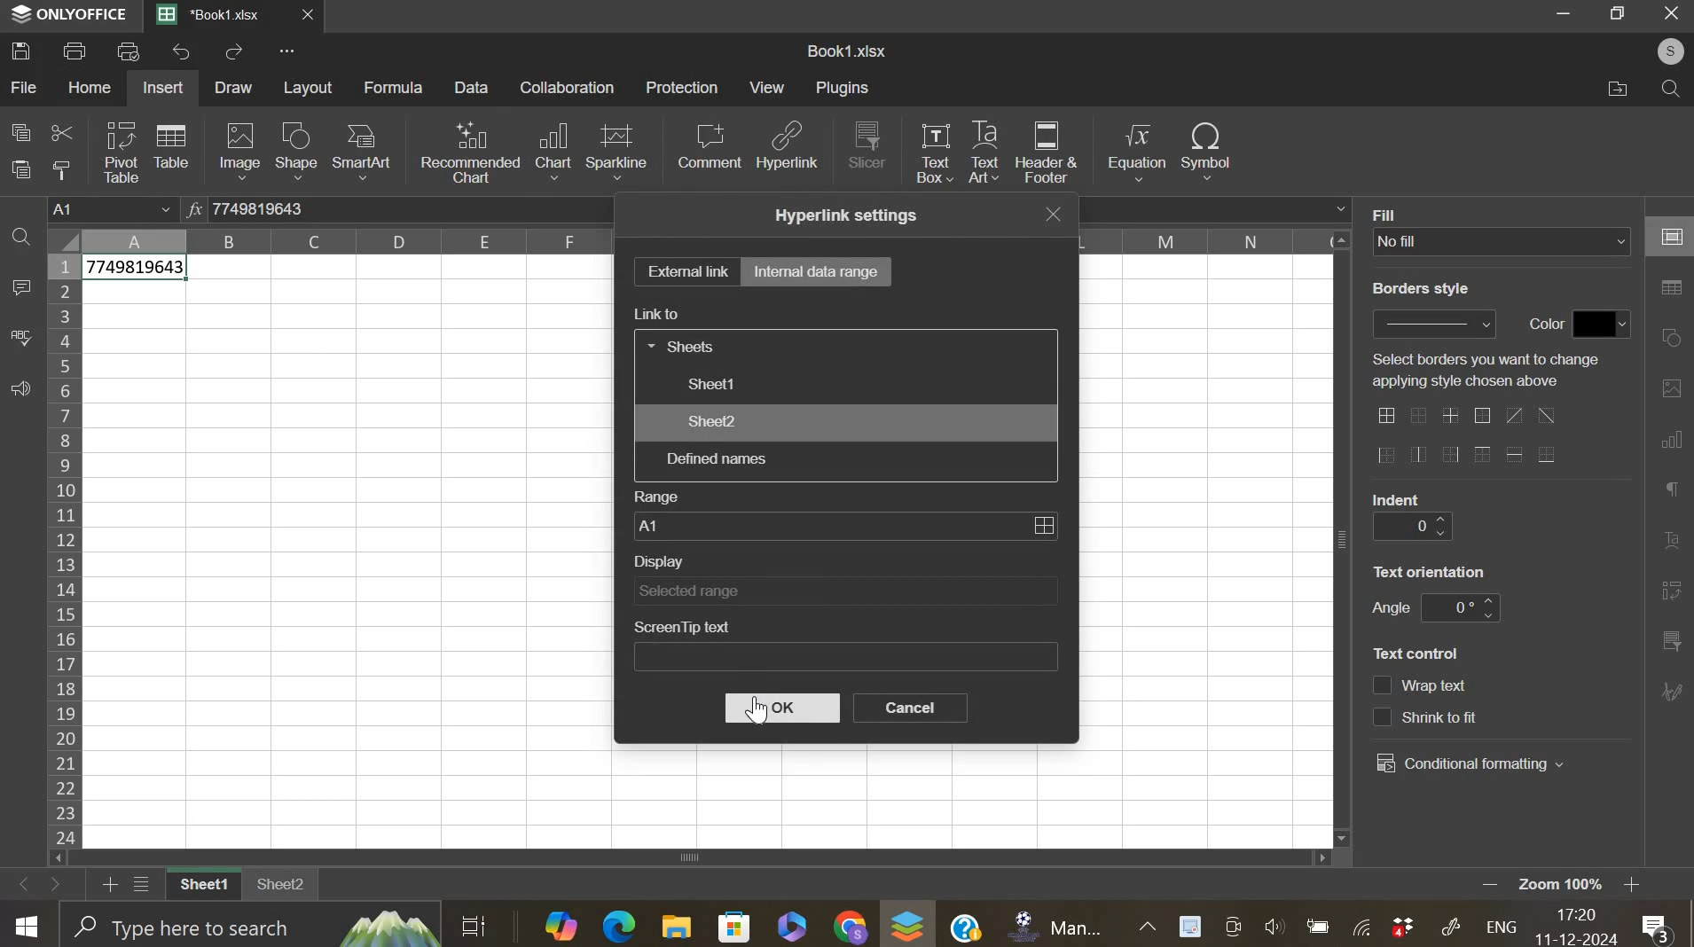 Image resolution: width=1694 pixels, height=947 pixels. What do you see at coordinates (1398, 498) in the screenshot?
I see `text` at bounding box center [1398, 498].